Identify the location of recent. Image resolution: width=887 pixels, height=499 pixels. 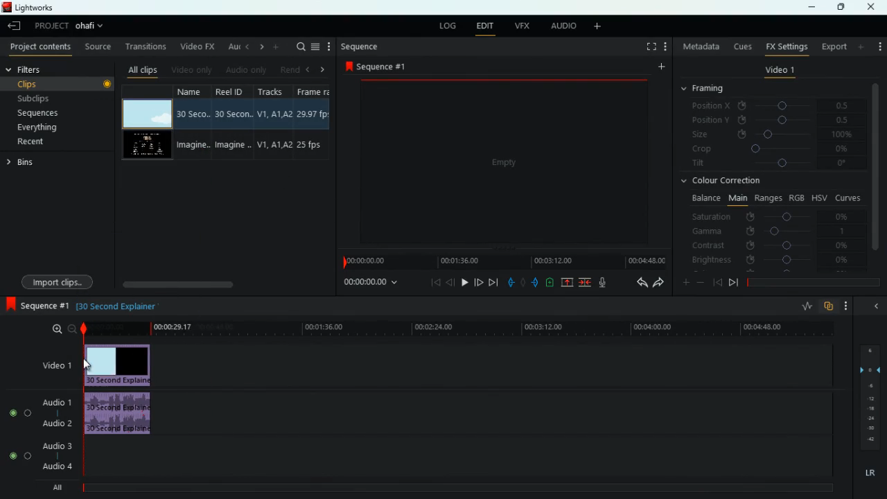
(33, 143).